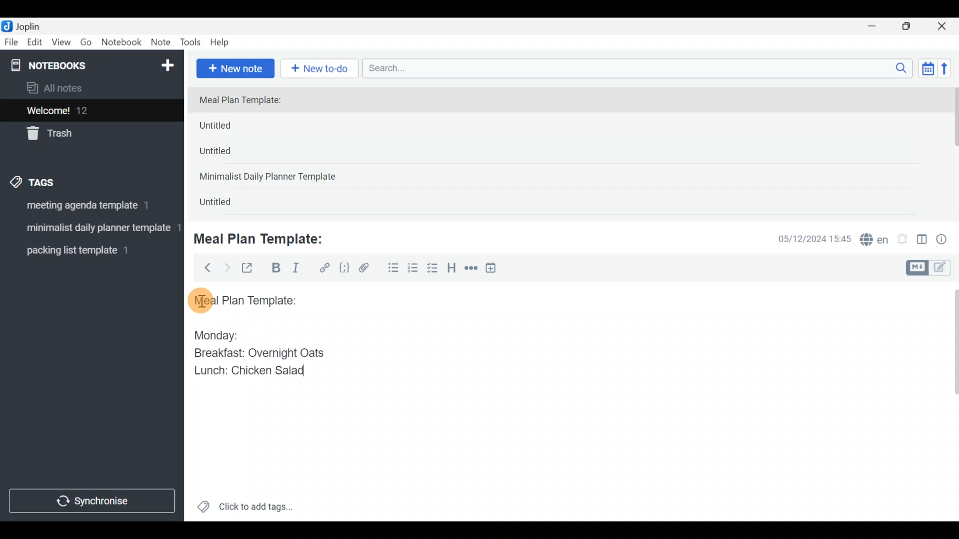 The height and width of the screenshot is (539, 959). Describe the element at coordinates (640, 67) in the screenshot. I see `Search bar` at that location.